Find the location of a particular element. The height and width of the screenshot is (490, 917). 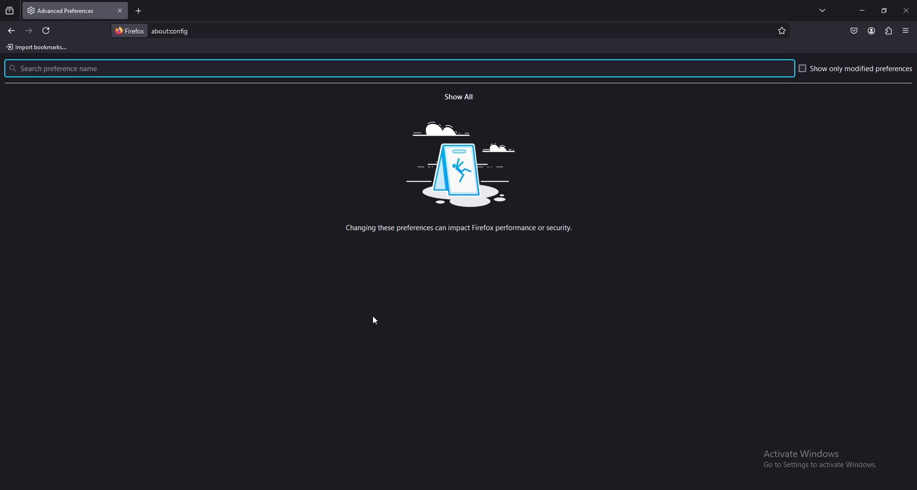

forward is located at coordinates (29, 31).